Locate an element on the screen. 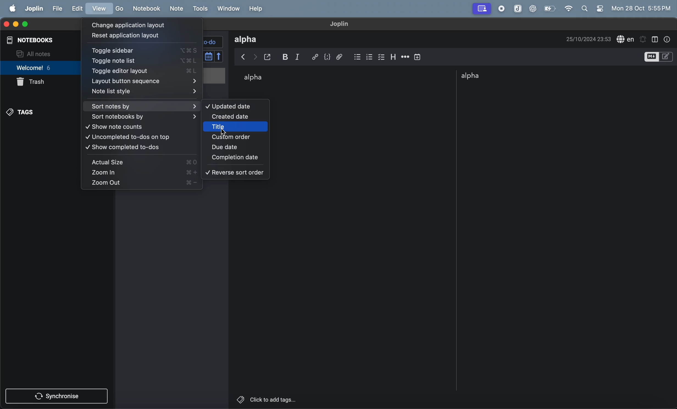  toggle editor is located at coordinates (659, 57).